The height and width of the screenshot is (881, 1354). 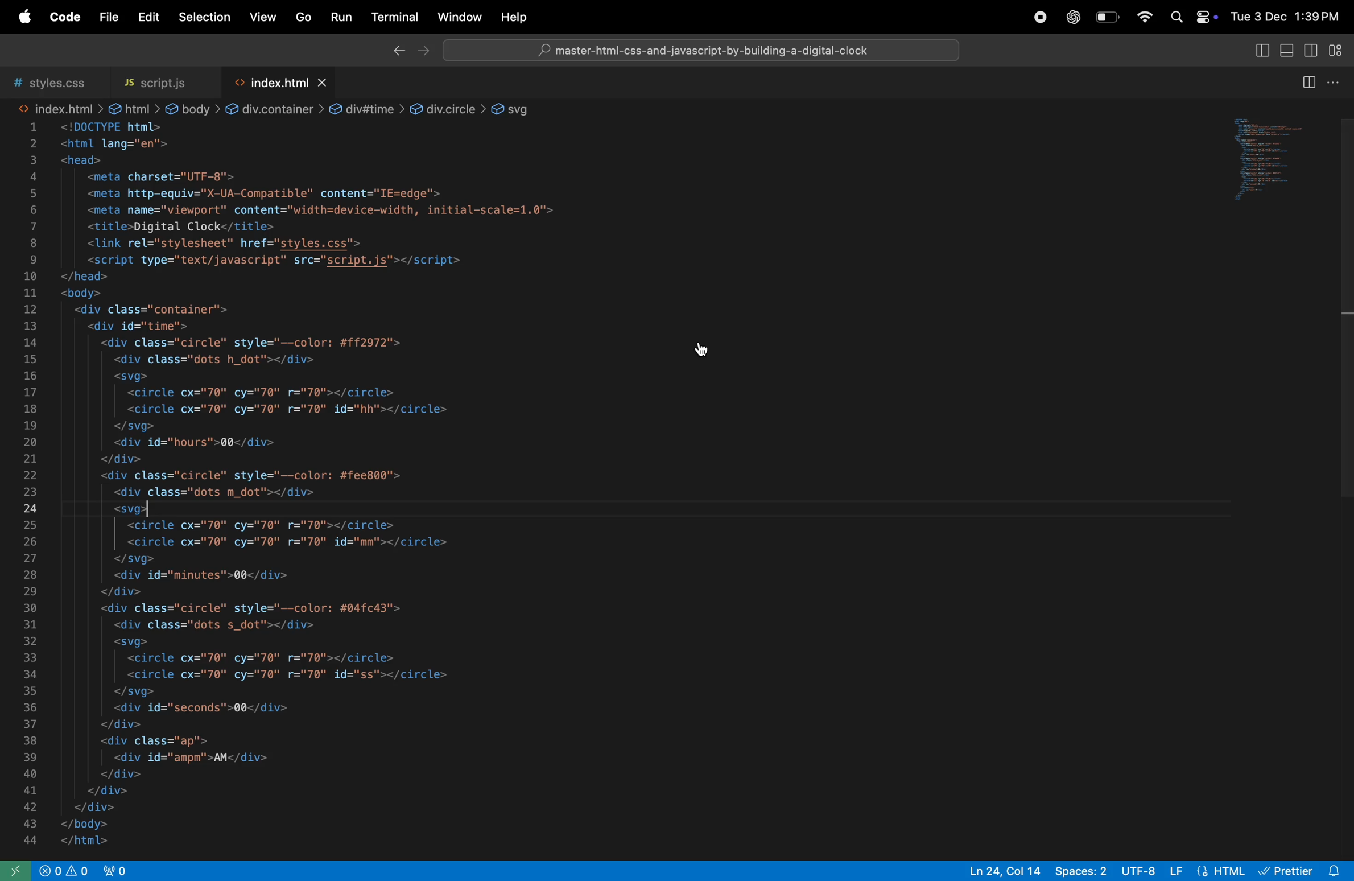 I want to click on go, so click(x=303, y=19).